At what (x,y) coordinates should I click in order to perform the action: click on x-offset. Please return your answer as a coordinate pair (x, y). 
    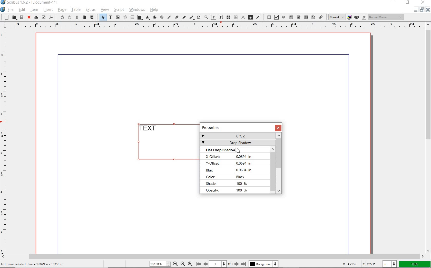
    Looking at the image, I should click on (233, 156).